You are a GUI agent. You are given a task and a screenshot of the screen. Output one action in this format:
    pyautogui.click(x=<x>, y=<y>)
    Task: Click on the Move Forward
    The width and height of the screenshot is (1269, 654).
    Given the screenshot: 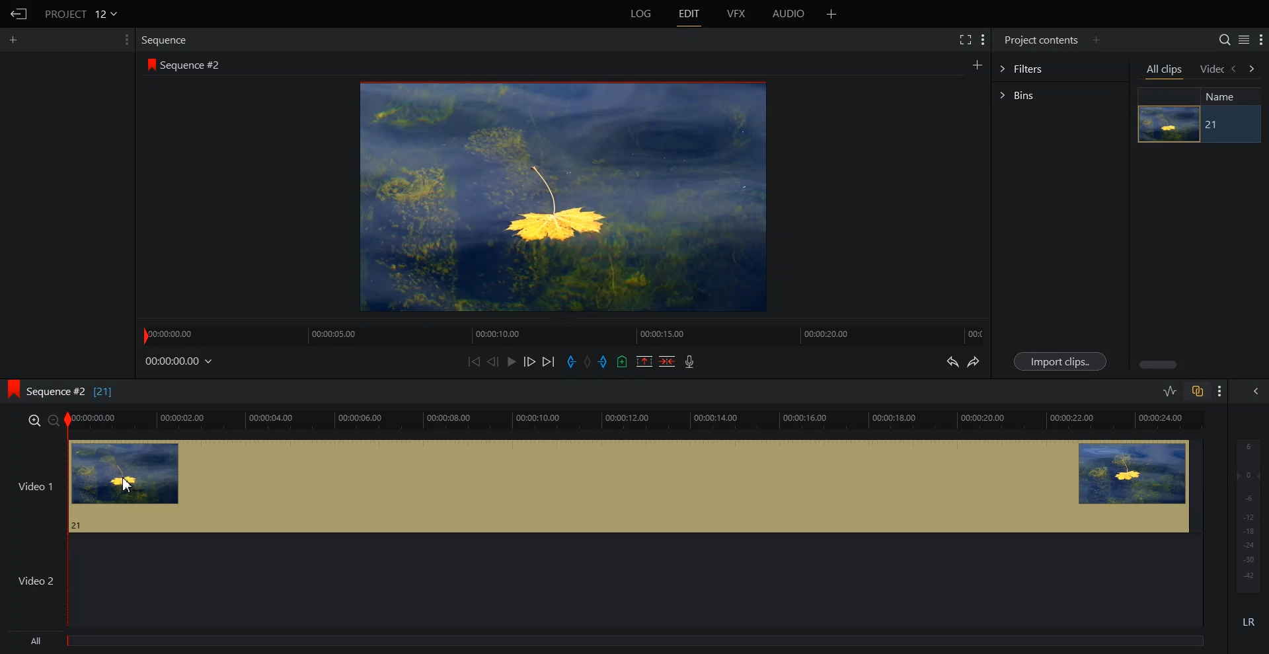 What is the action you would take?
    pyautogui.click(x=549, y=361)
    